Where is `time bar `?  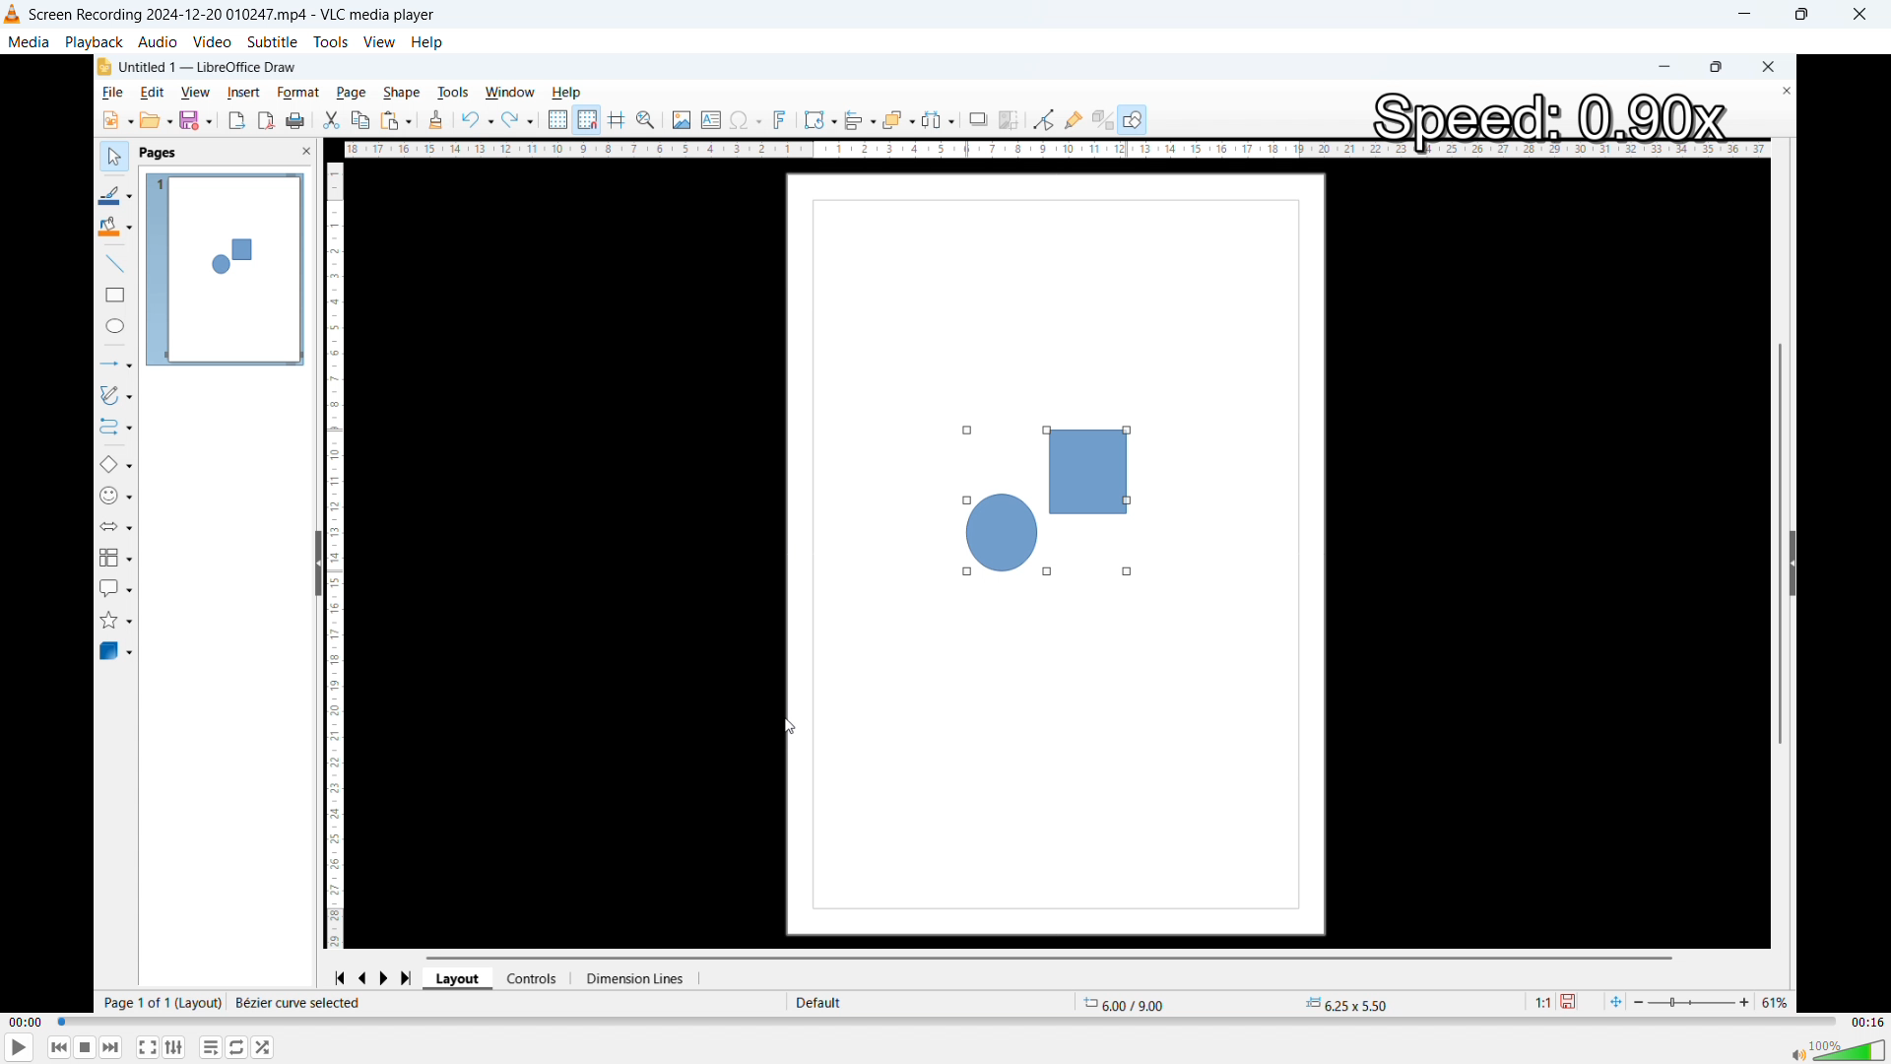
time bar  is located at coordinates (946, 1022).